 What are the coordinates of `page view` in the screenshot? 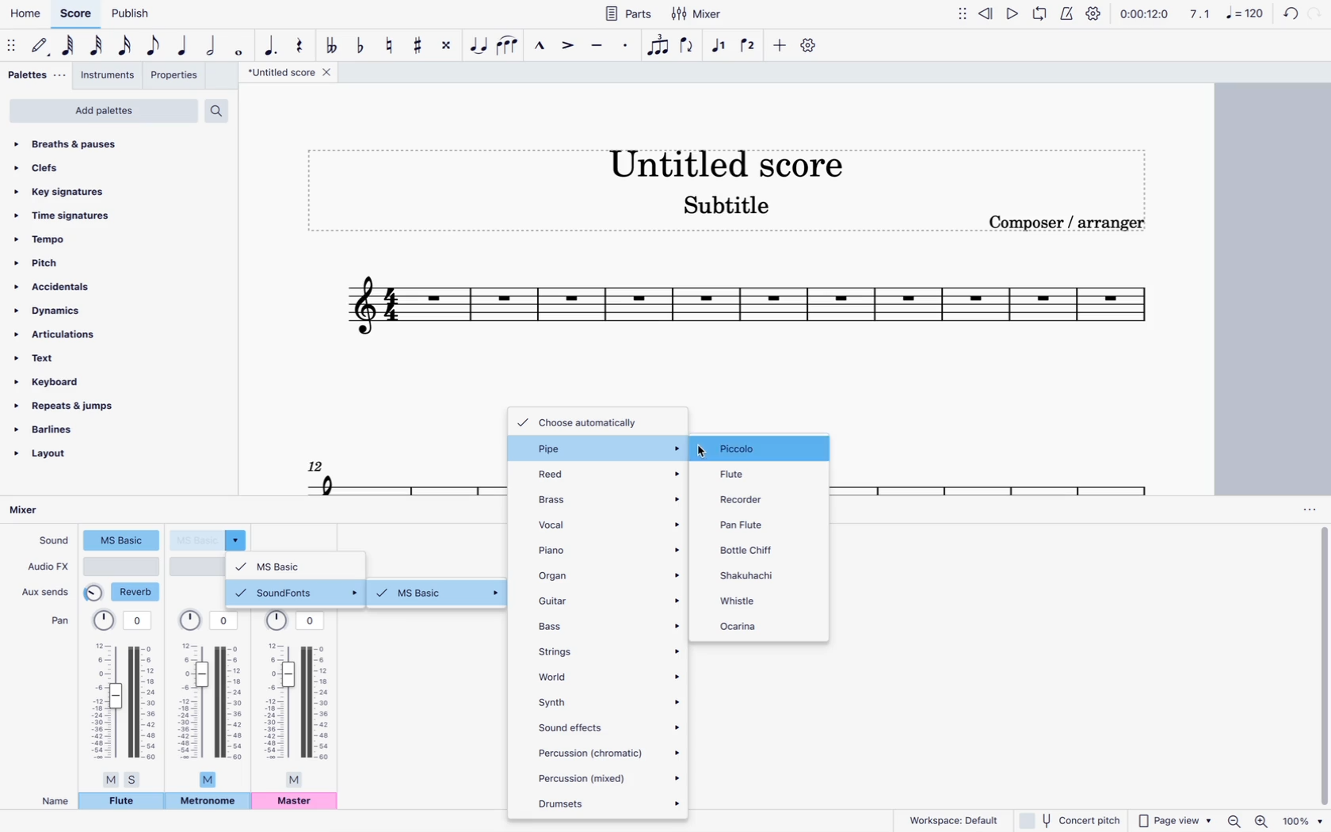 It's located at (1173, 820).